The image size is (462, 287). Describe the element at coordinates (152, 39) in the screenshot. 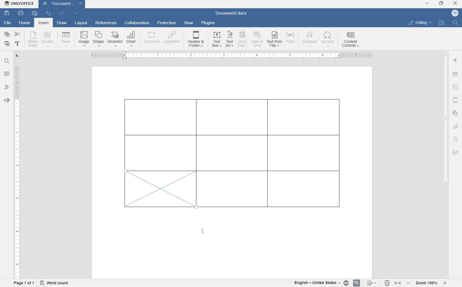

I see `COMMENT` at that location.